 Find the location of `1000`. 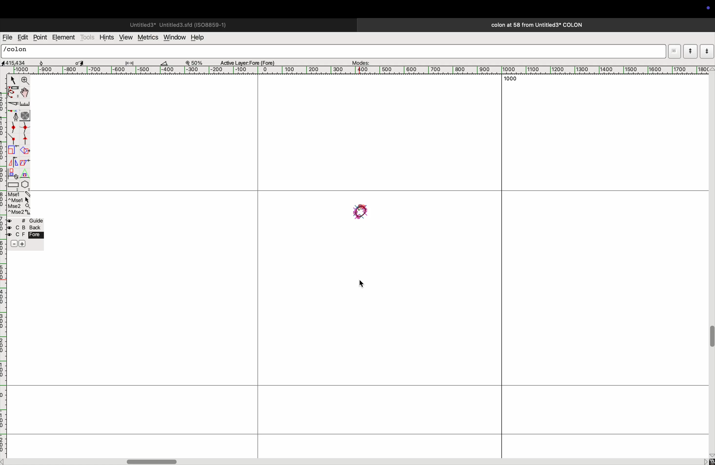

1000 is located at coordinates (510, 78).